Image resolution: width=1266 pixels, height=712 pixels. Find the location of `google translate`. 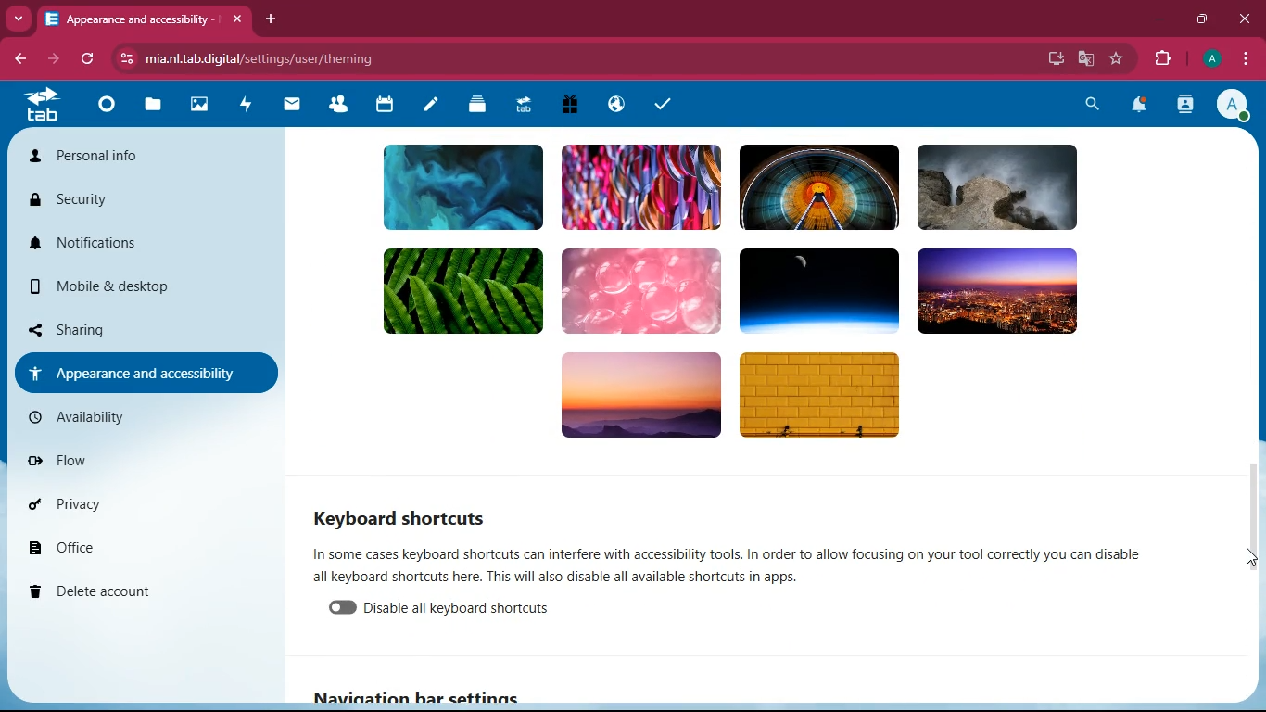

google translate is located at coordinates (1084, 59).